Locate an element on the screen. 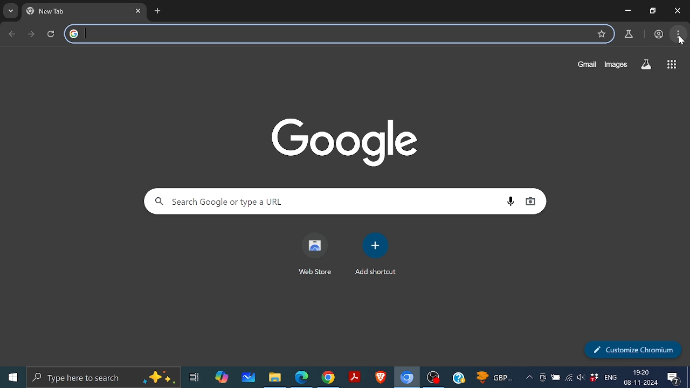 Image resolution: width=690 pixels, height=388 pixels. Dropbox is located at coordinates (595, 379).